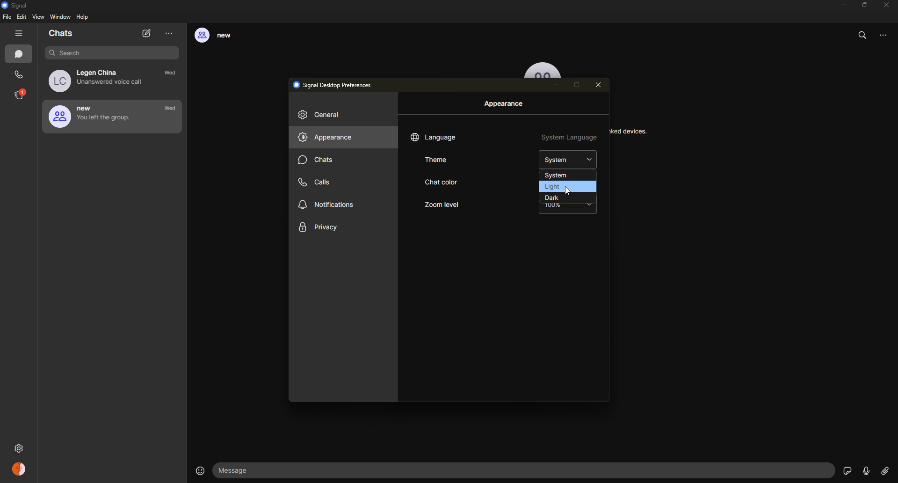 This screenshot has width=898, height=483. Describe the element at coordinates (841, 5) in the screenshot. I see `minimize` at that location.